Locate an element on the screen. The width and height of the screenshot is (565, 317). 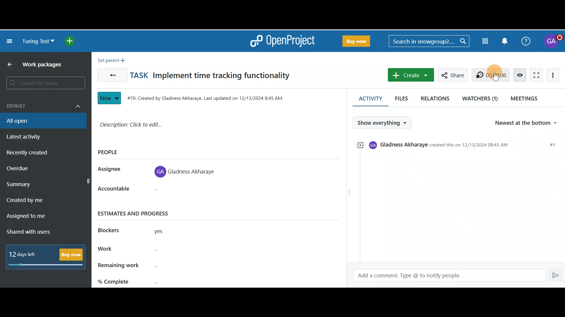
Latest activity is located at coordinates (32, 137).